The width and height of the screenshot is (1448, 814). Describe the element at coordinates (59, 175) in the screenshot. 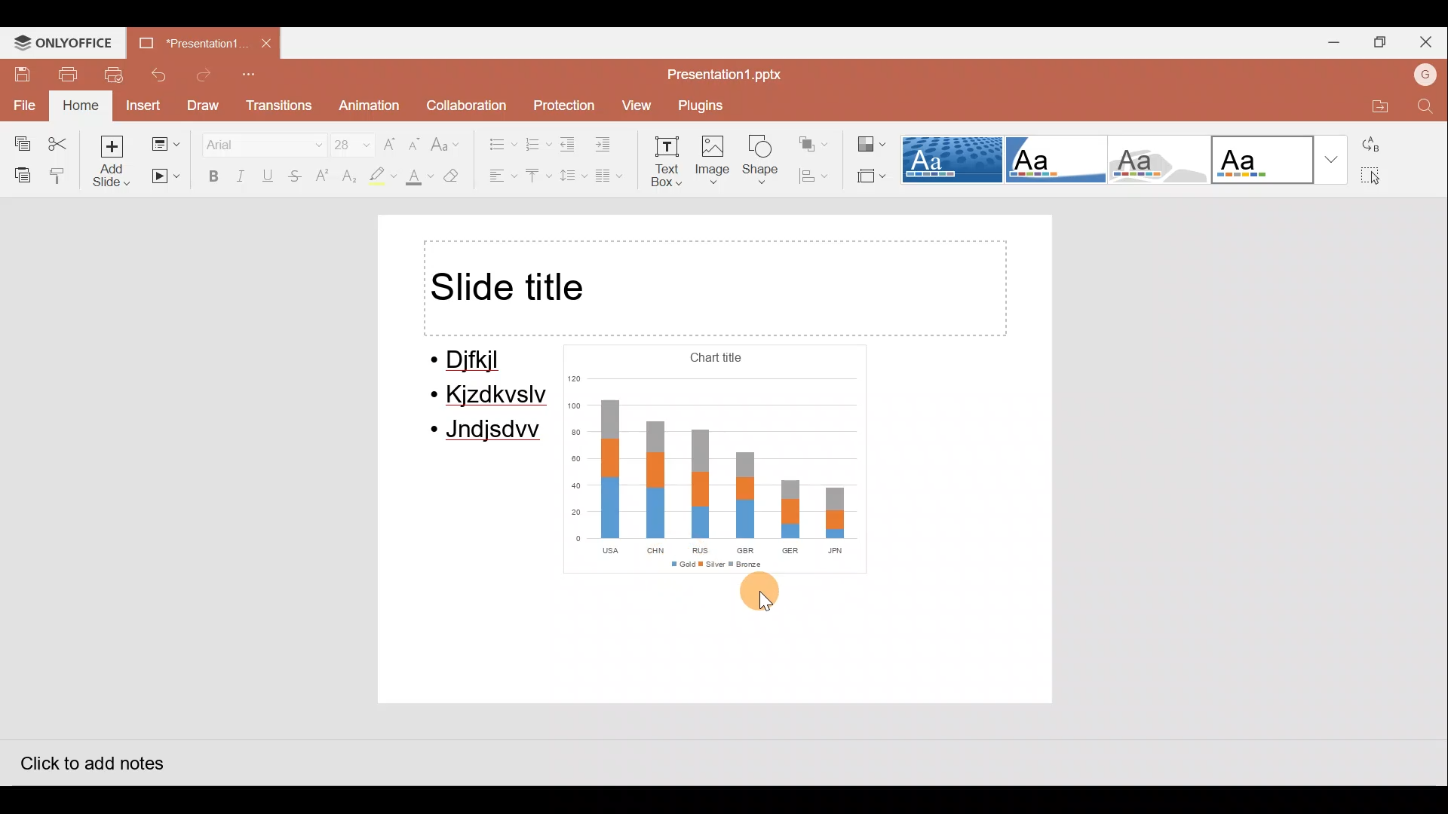

I see `Copy style` at that location.